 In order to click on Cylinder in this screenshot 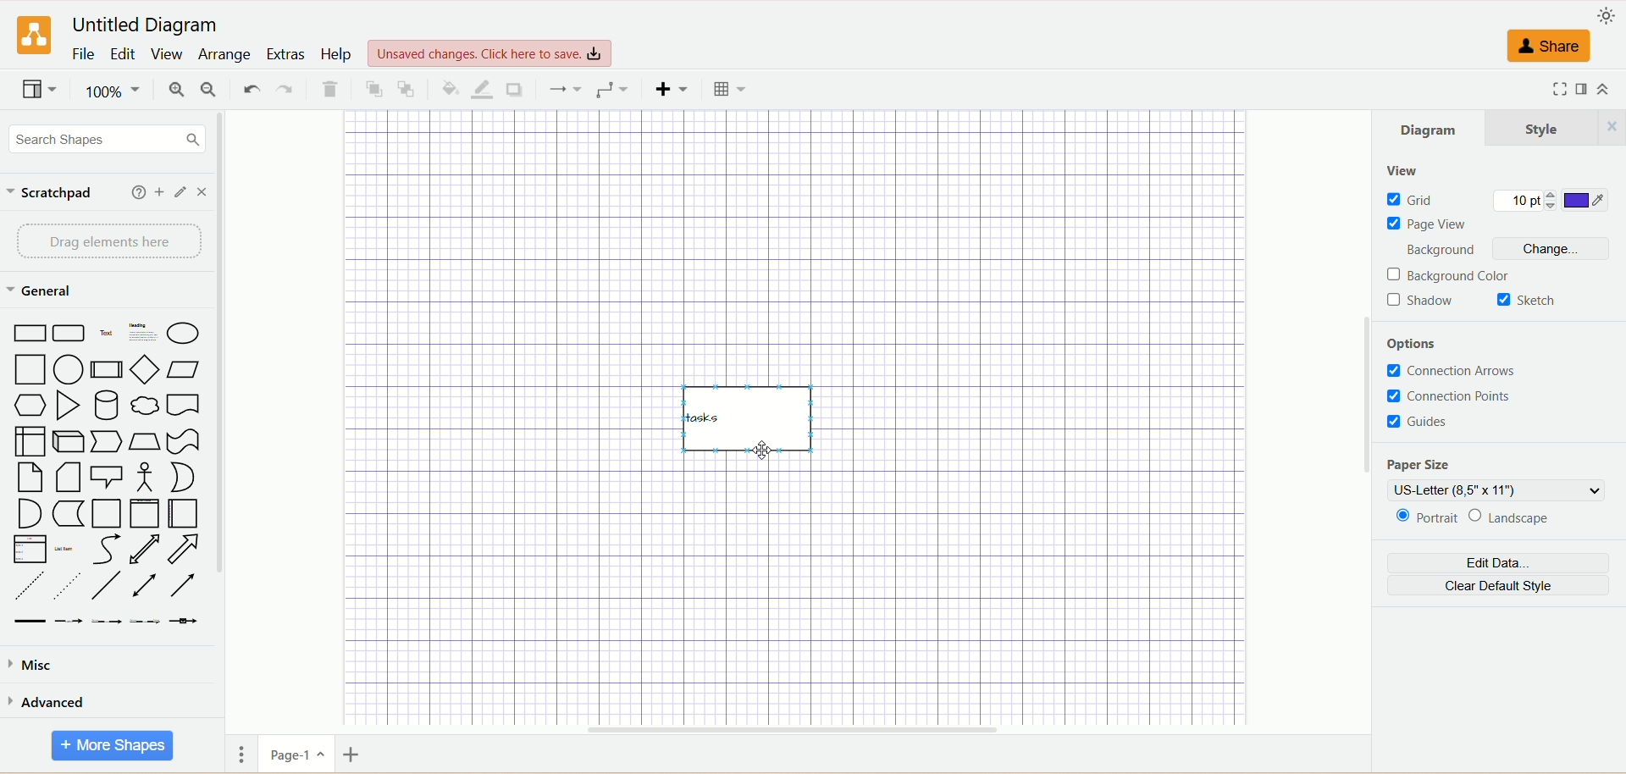, I will do `click(107, 407)`.